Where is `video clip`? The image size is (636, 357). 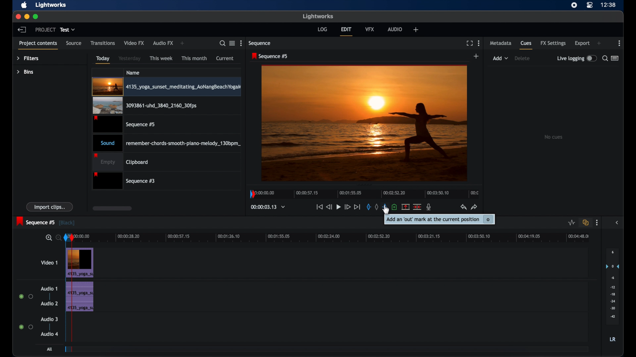 video clip is located at coordinates (166, 87).